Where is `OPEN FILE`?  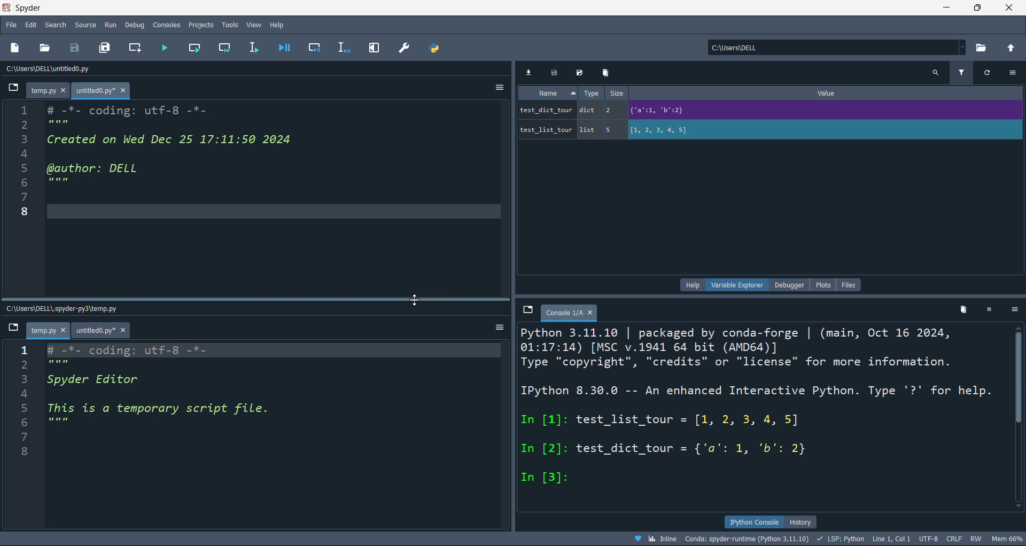
OPEN FILE is located at coordinates (45, 47).